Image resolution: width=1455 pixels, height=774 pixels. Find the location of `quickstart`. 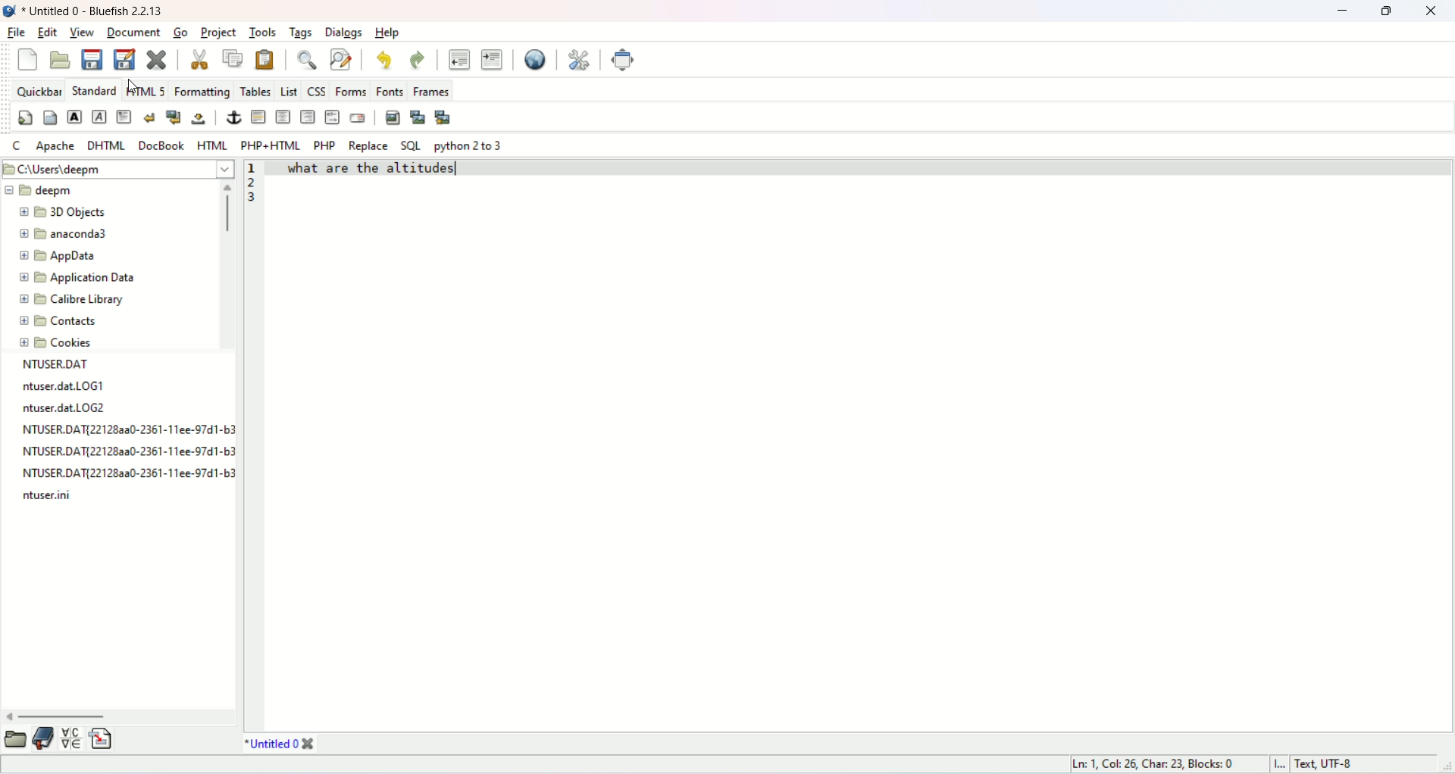

quickstart is located at coordinates (25, 119).